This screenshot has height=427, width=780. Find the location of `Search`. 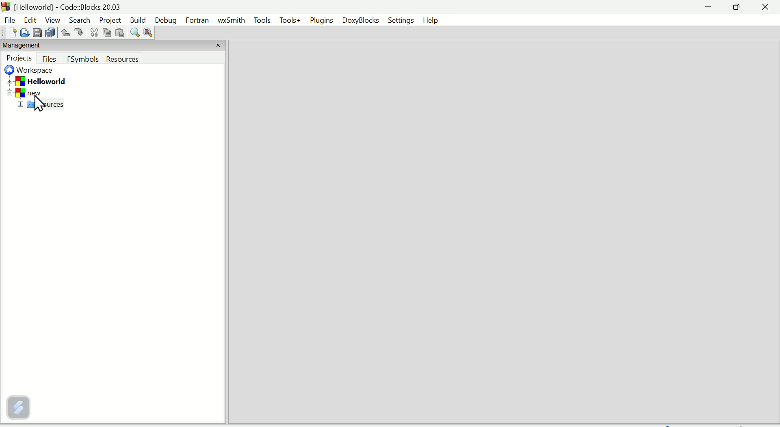

Search is located at coordinates (79, 20).